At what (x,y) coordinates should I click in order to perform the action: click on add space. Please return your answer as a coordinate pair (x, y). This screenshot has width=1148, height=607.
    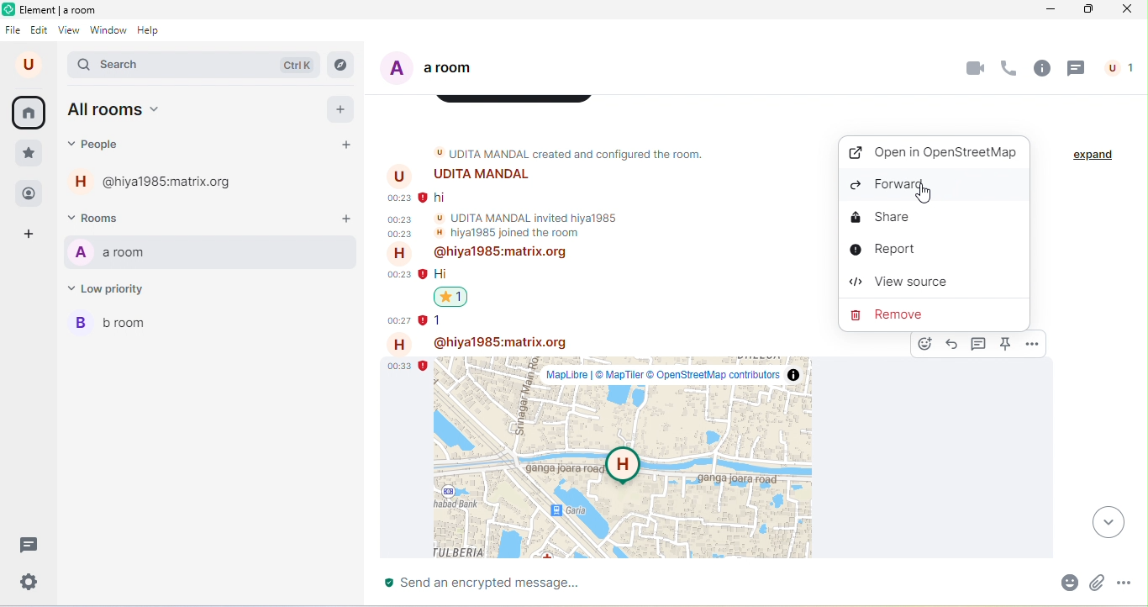
    Looking at the image, I should click on (31, 235).